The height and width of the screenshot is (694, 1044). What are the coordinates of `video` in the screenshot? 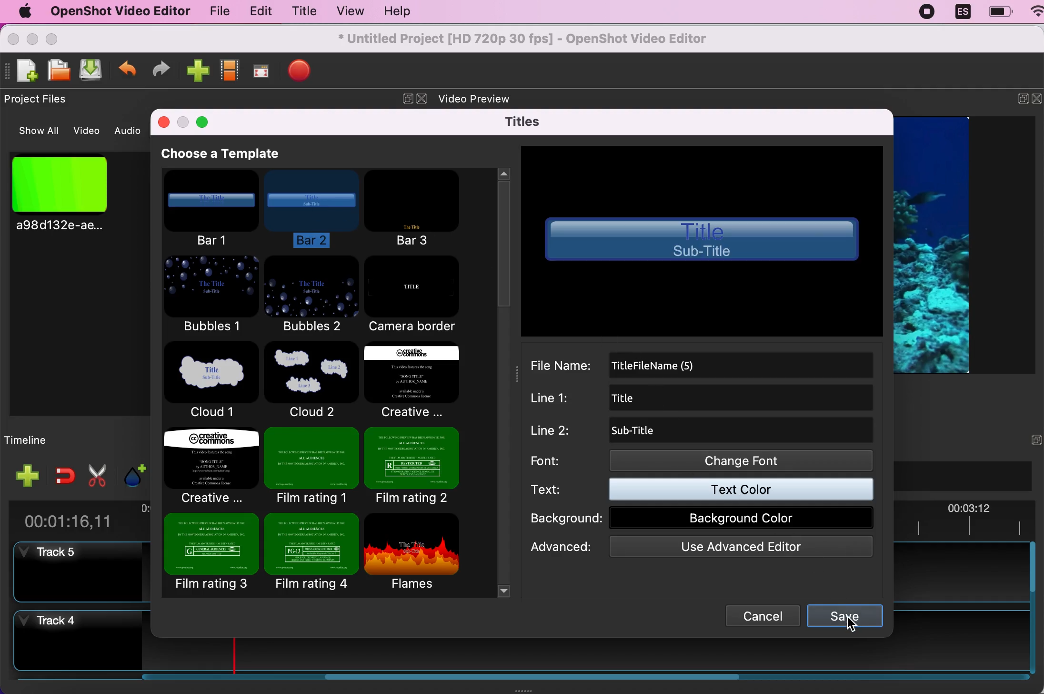 It's located at (88, 129).